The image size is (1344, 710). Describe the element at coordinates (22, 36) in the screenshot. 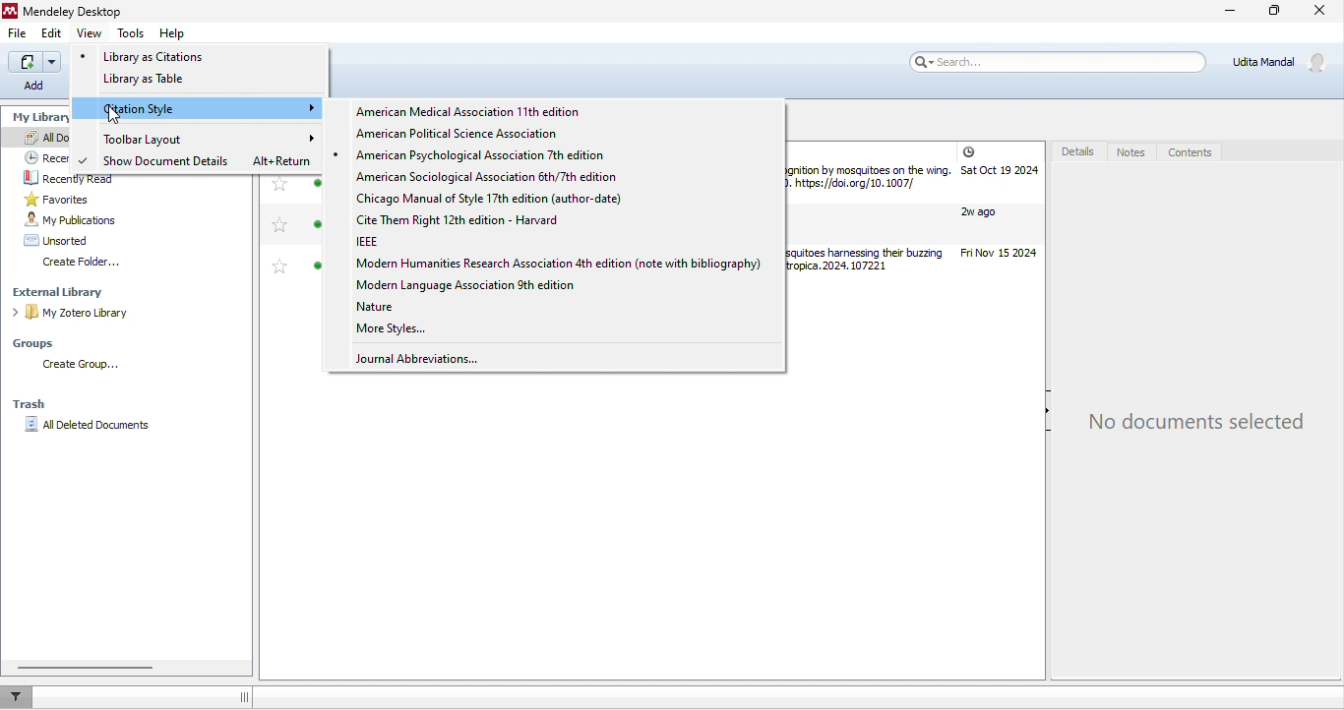

I see `file` at that location.